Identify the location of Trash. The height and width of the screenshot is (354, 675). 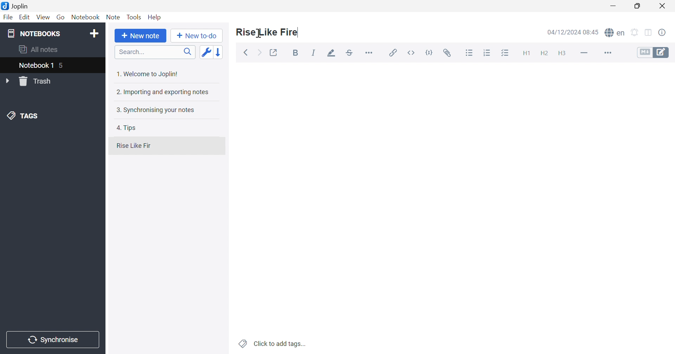
(36, 82).